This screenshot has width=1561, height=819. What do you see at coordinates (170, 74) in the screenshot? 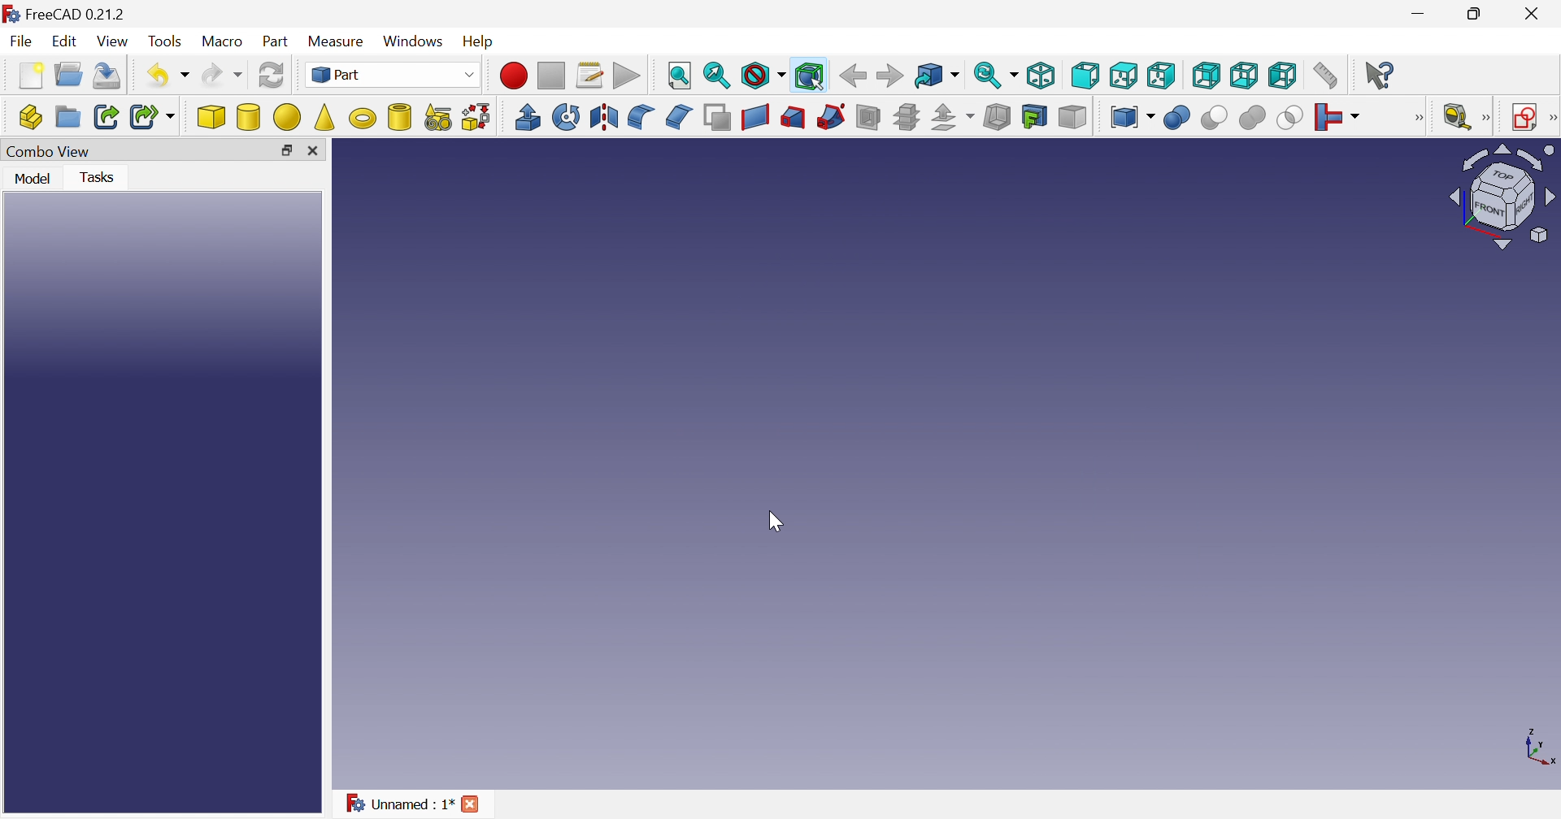
I see `Undo` at bounding box center [170, 74].